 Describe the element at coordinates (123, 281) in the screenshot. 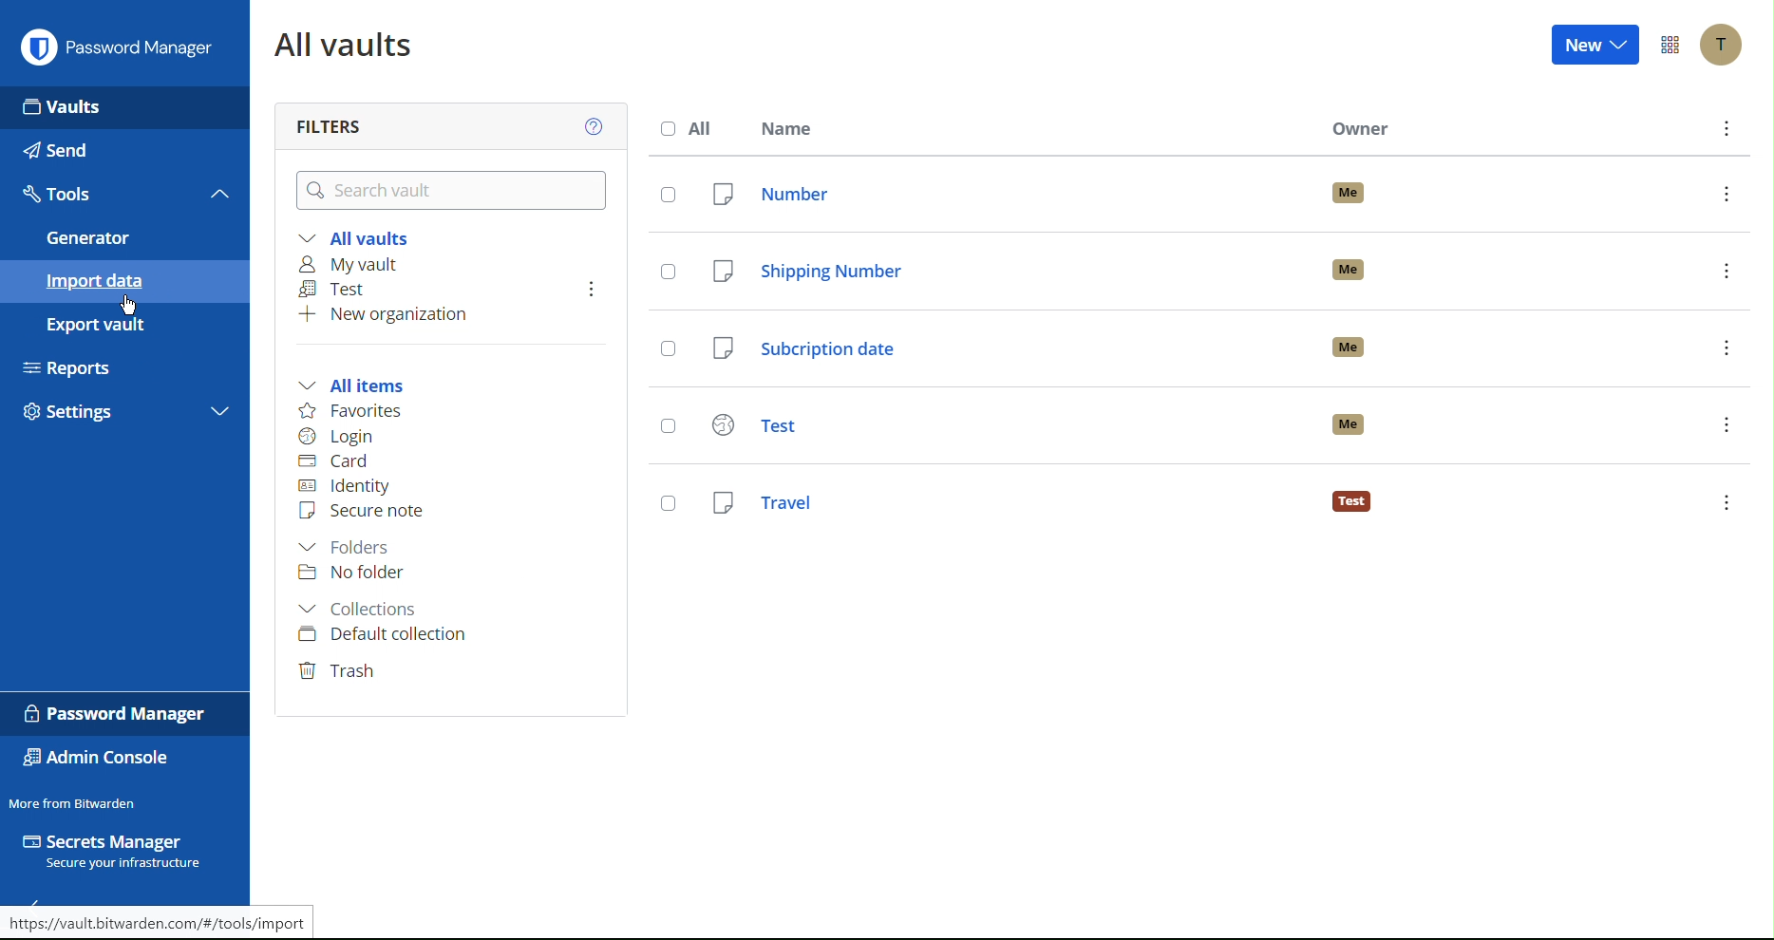

I see `Import data` at that location.